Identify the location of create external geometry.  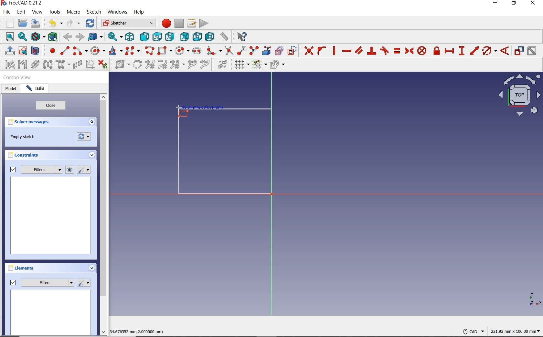
(267, 51).